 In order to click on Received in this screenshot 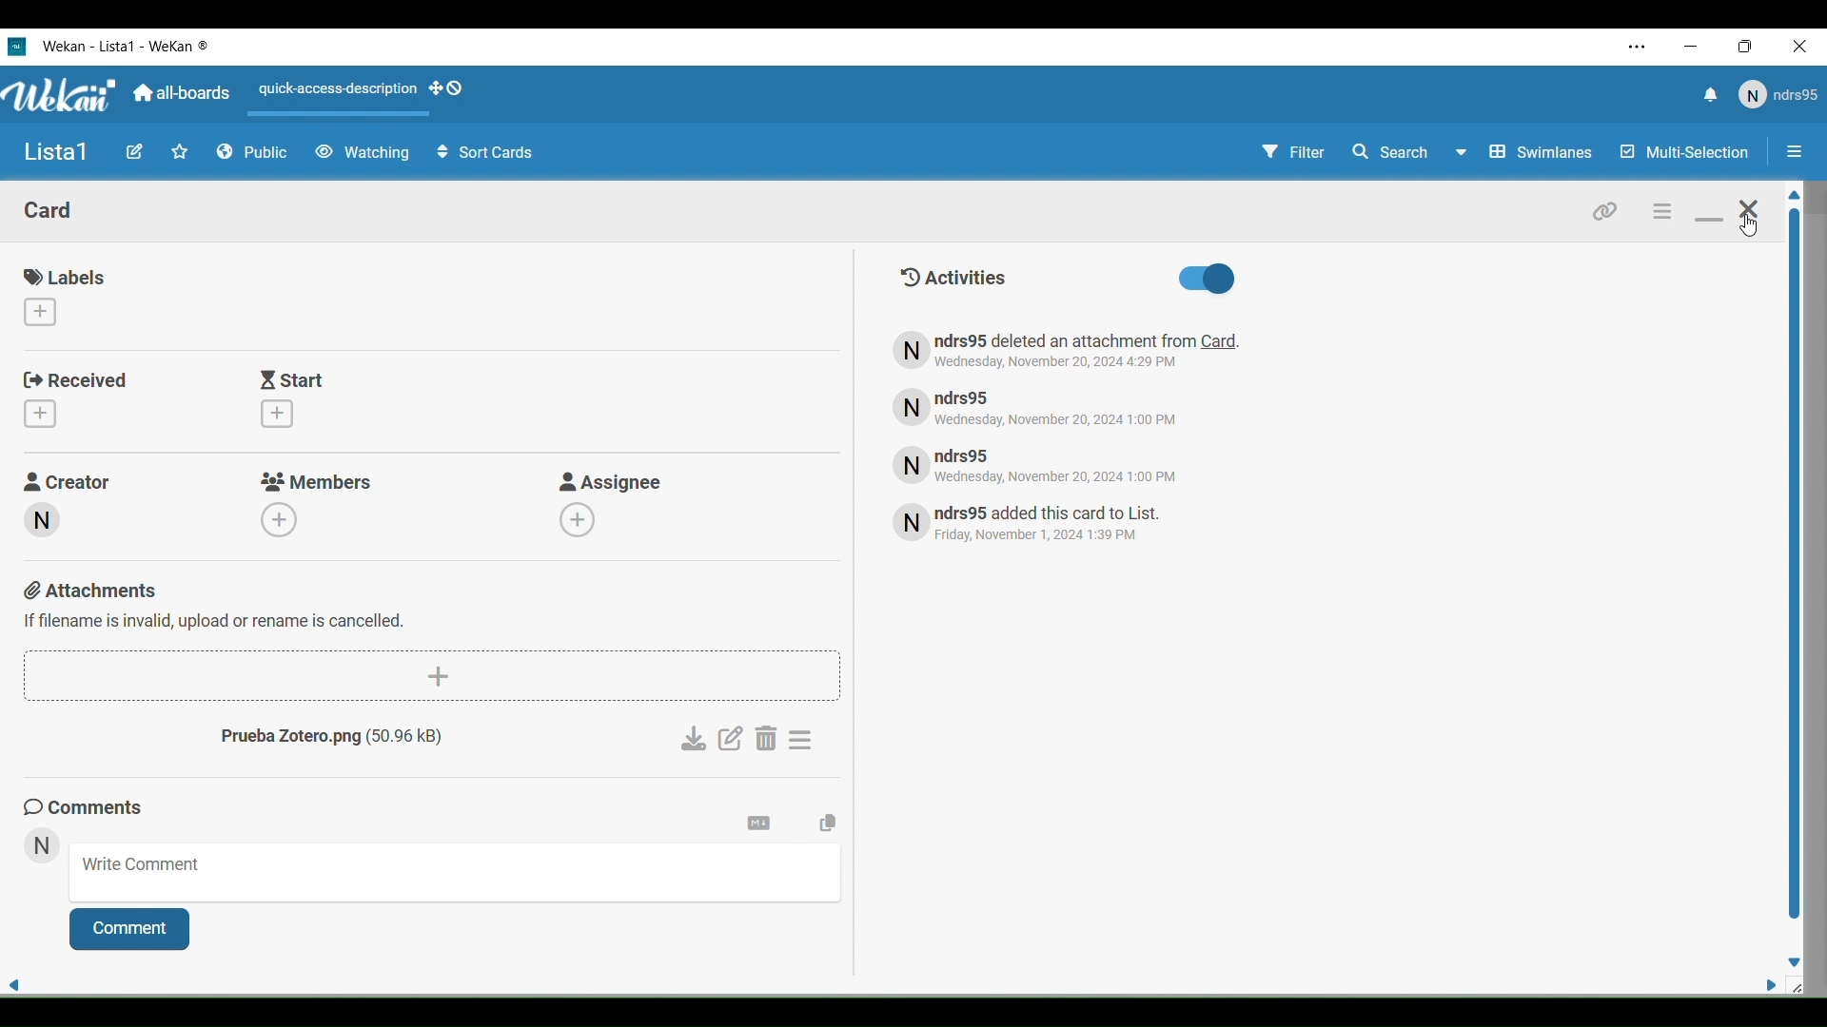, I will do `click(77, 380)`.